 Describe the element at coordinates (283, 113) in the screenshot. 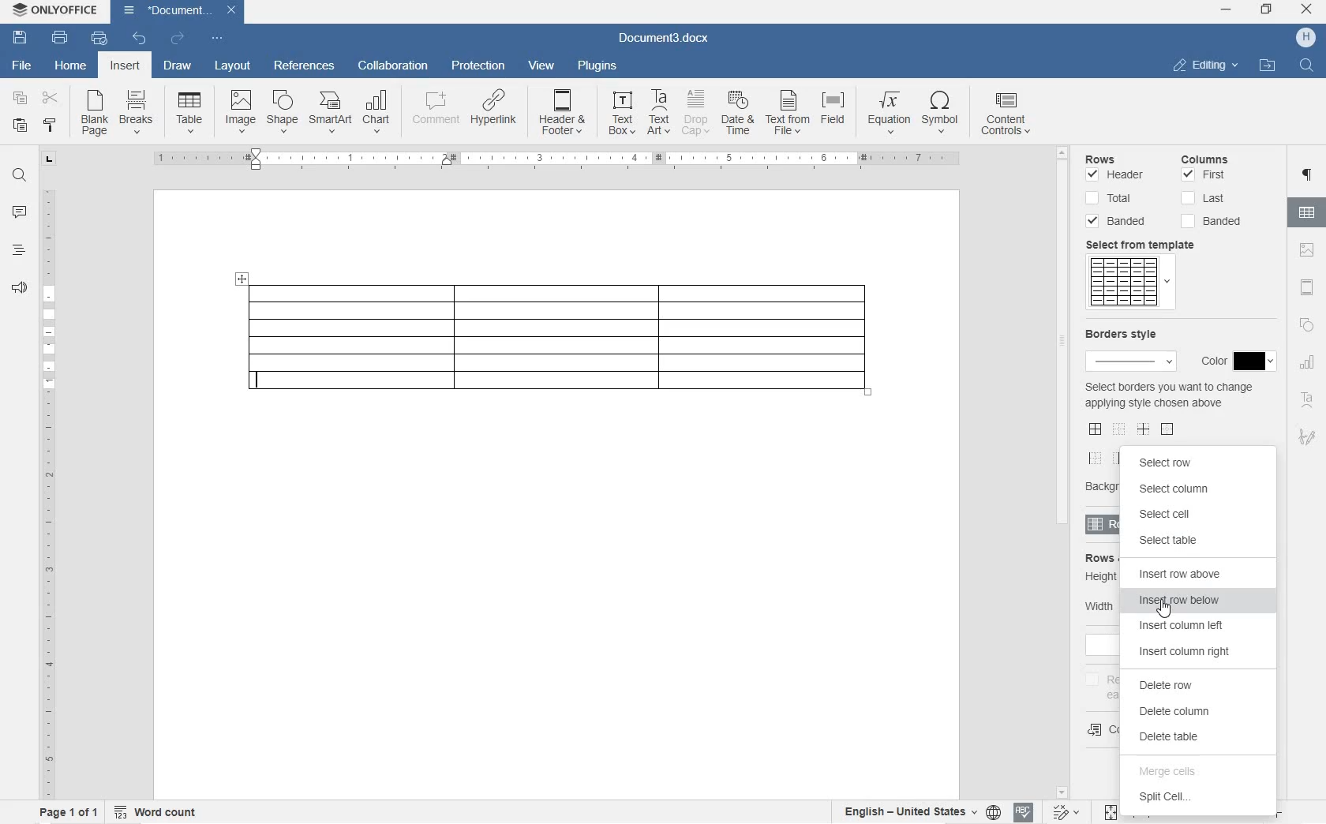

I see `SHAPE` at that location.